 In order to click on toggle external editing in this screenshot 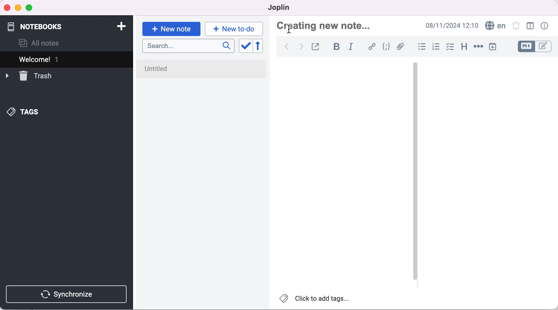, I will do `click(316, 47)`.